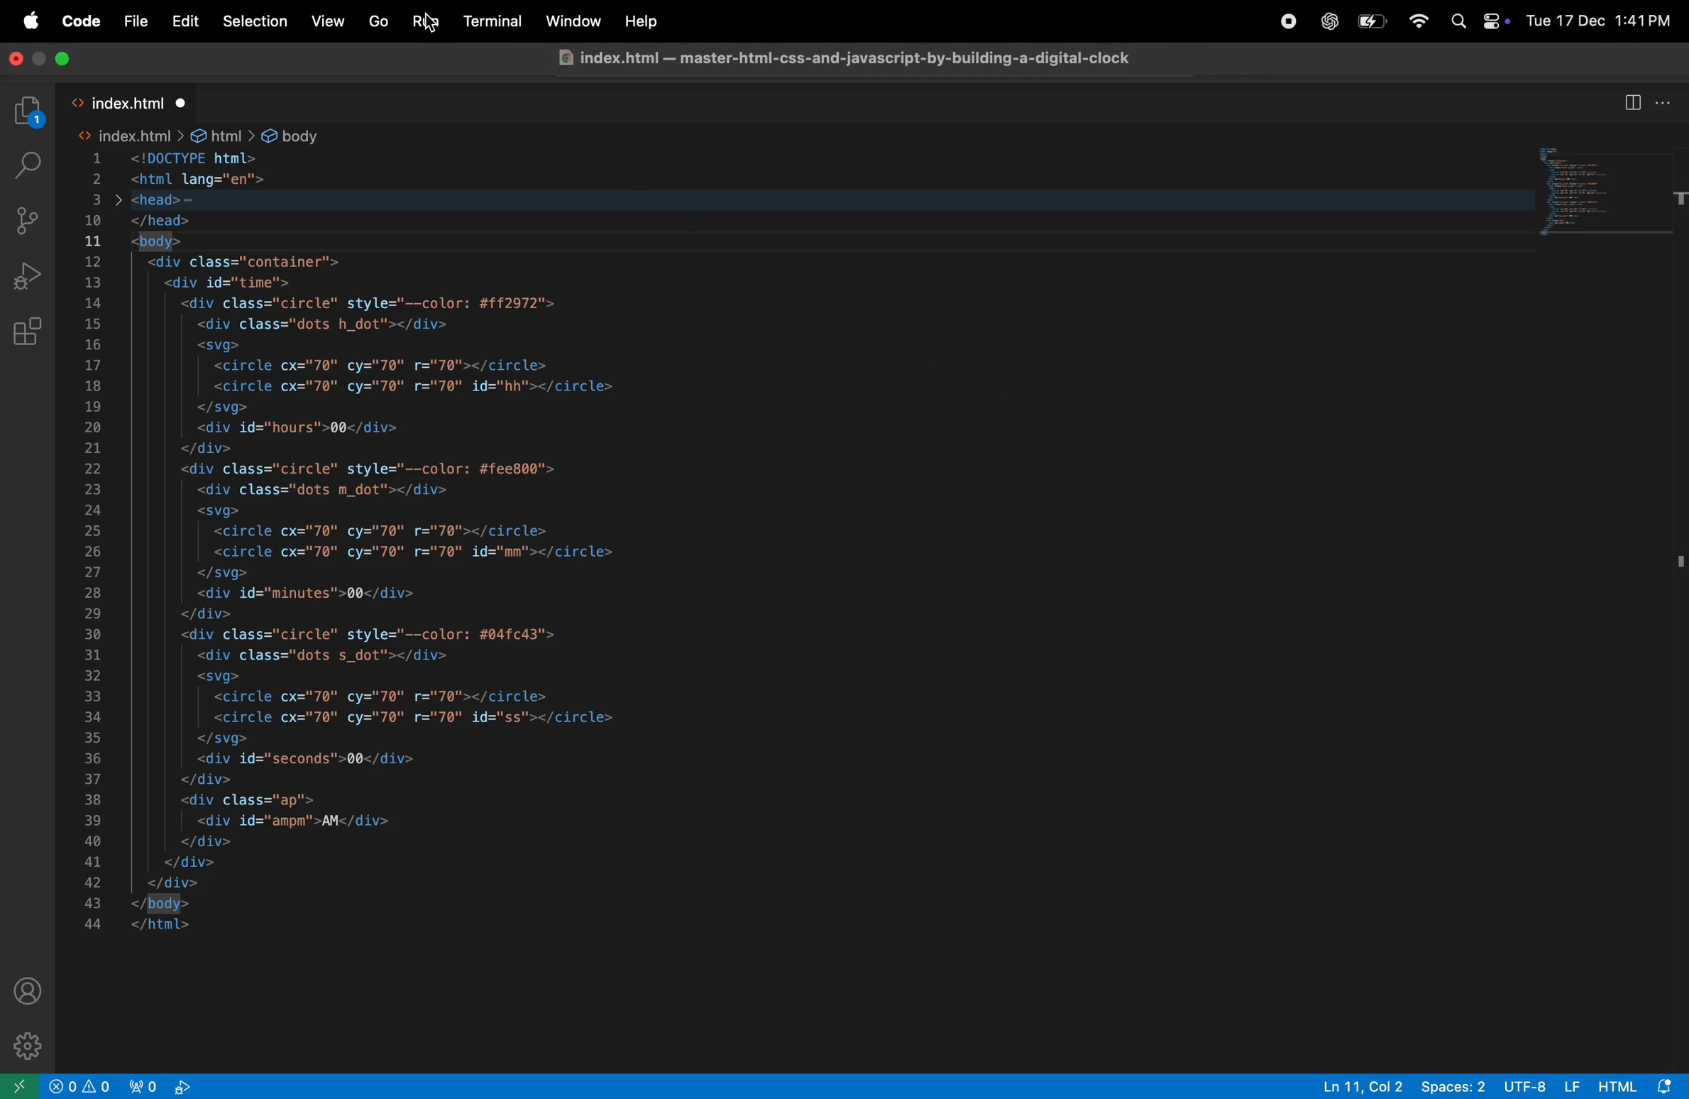 This screenshot has width=1689, height=1099. What do you see at coordinates (253, 21) in the screenshot?
I see `Selection` at bounding box center [253, 21].